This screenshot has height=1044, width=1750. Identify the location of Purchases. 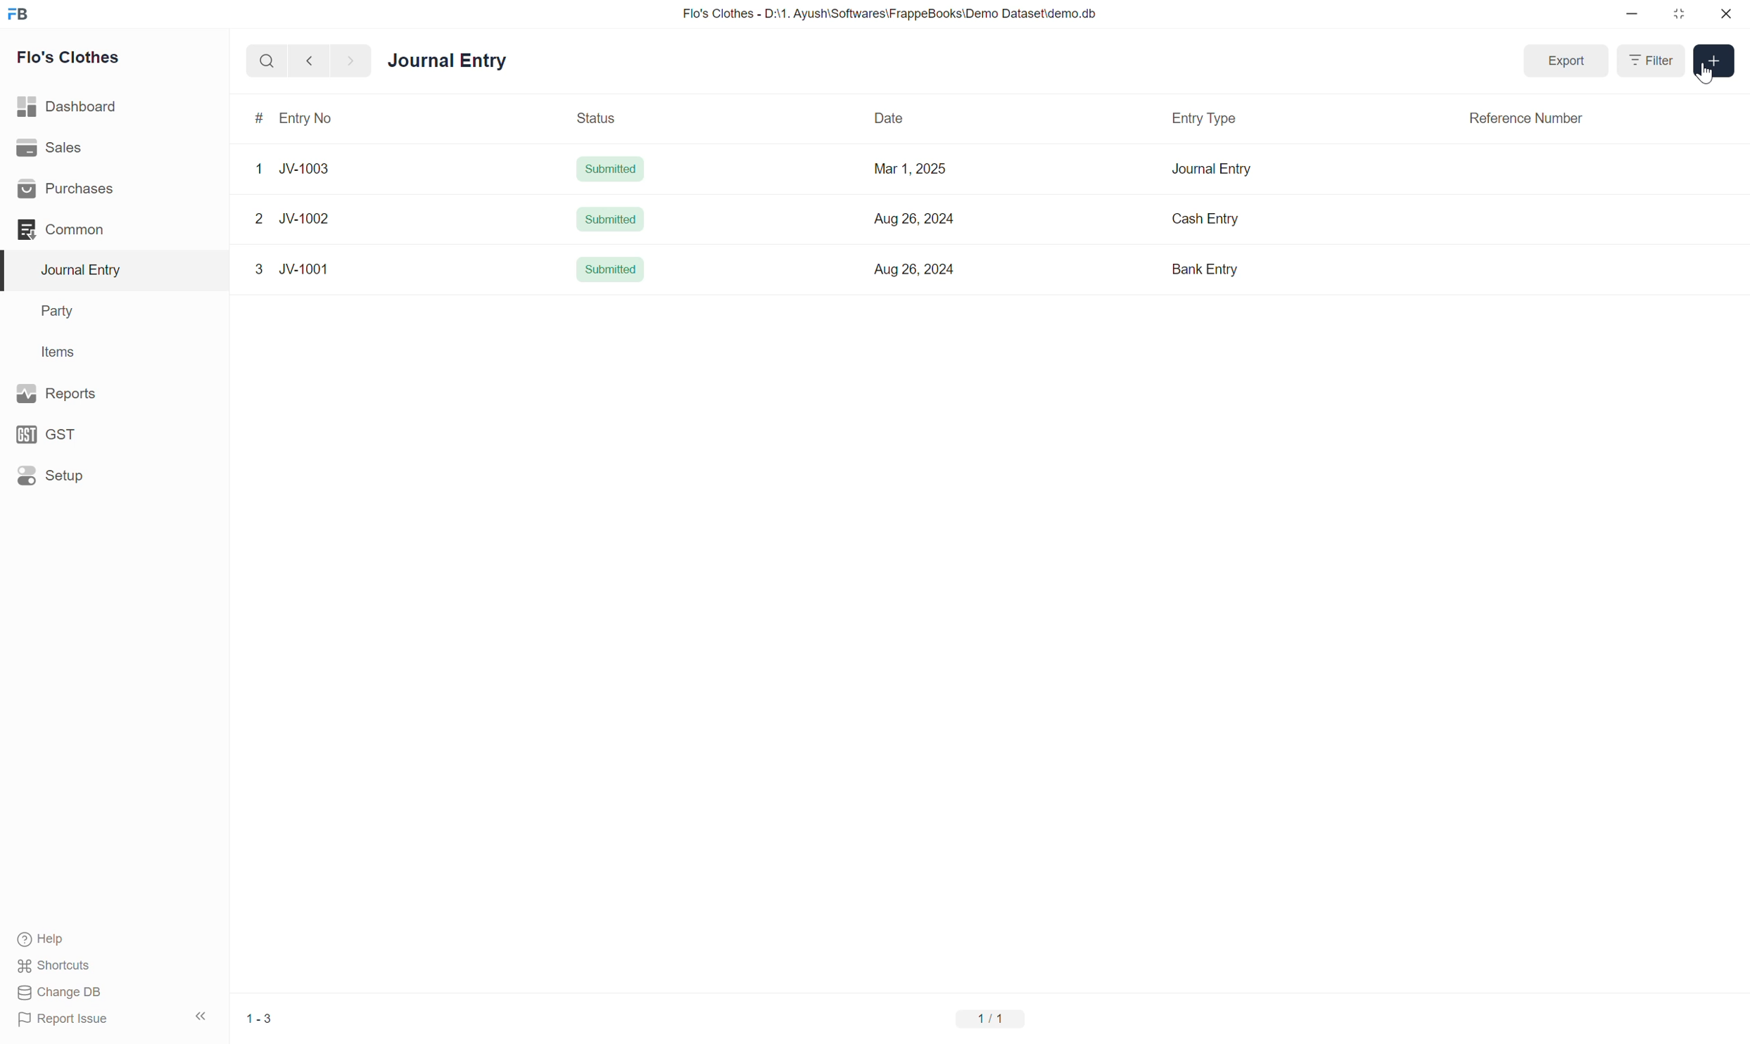
(70, 189).